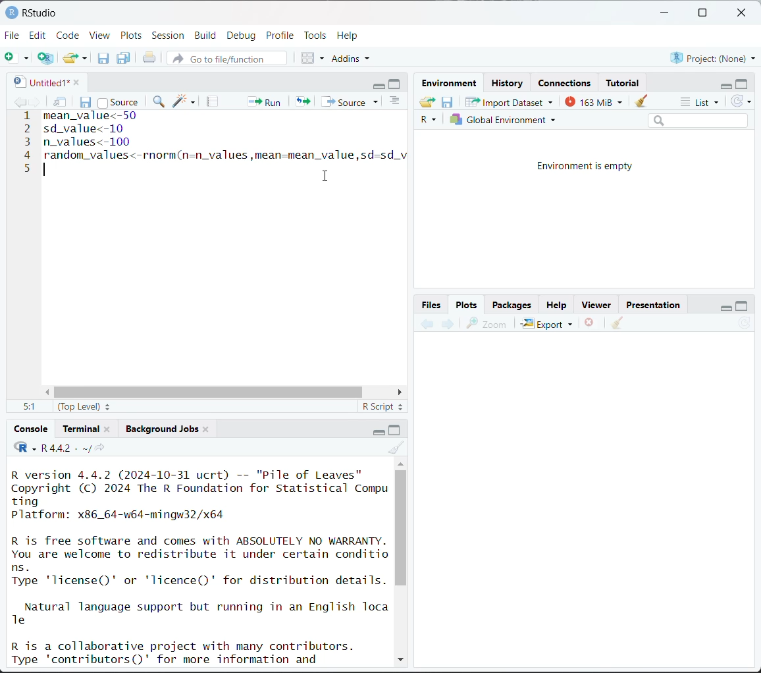 The width and height of the screenshot is (761, 673). I want to click on clear all plots, so click(617, 323).